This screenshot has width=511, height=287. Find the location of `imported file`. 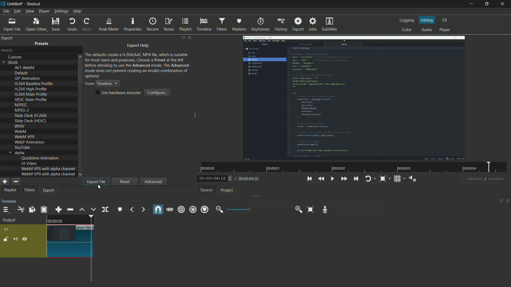

imported file is located at coordinates (353, 98).